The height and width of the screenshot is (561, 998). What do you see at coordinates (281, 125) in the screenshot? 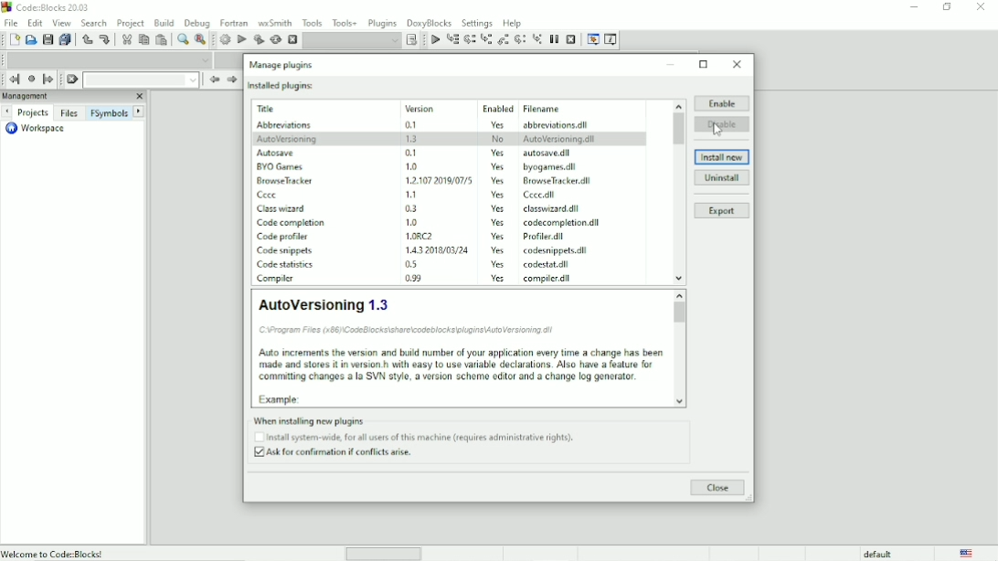
I see `Abbreviations` at bounding box center [281, 125].